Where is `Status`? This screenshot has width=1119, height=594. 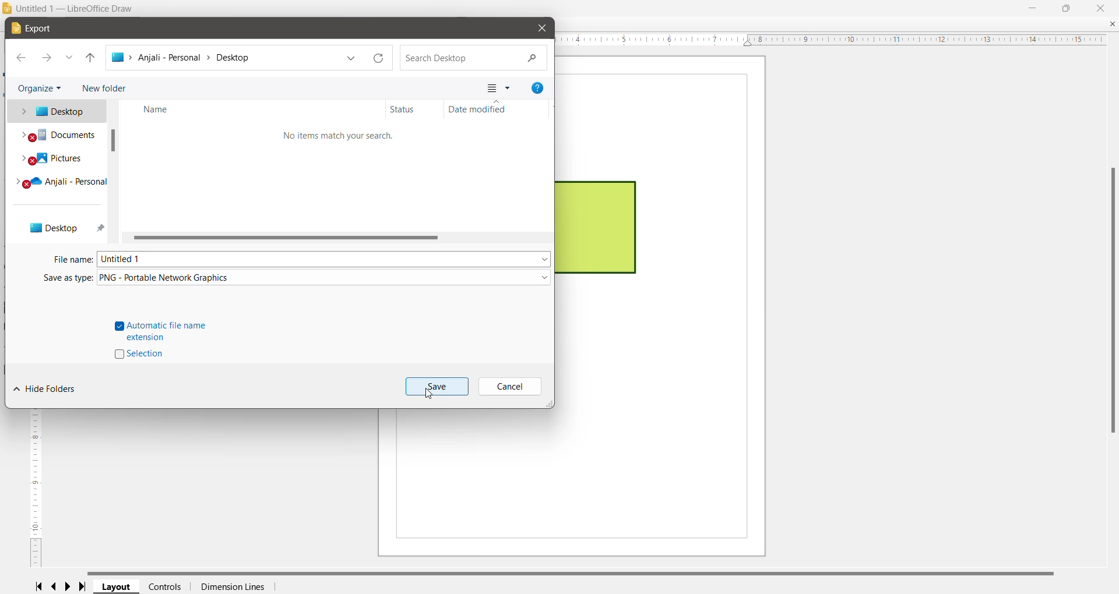 Status is located at coordinates (414, 109).